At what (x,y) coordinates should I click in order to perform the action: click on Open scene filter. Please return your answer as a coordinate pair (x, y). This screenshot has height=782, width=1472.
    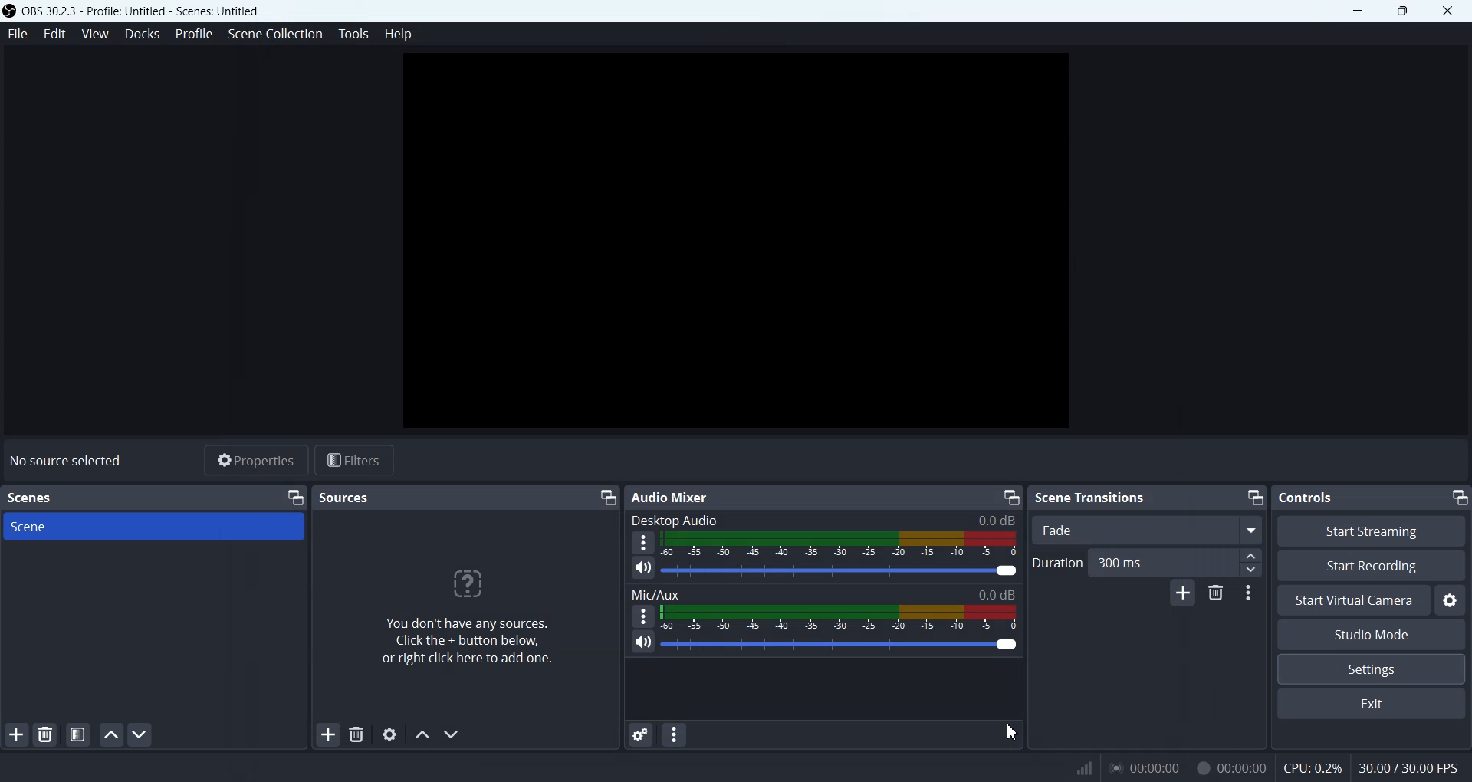
    Looking at the image, I should click on (78, 734).